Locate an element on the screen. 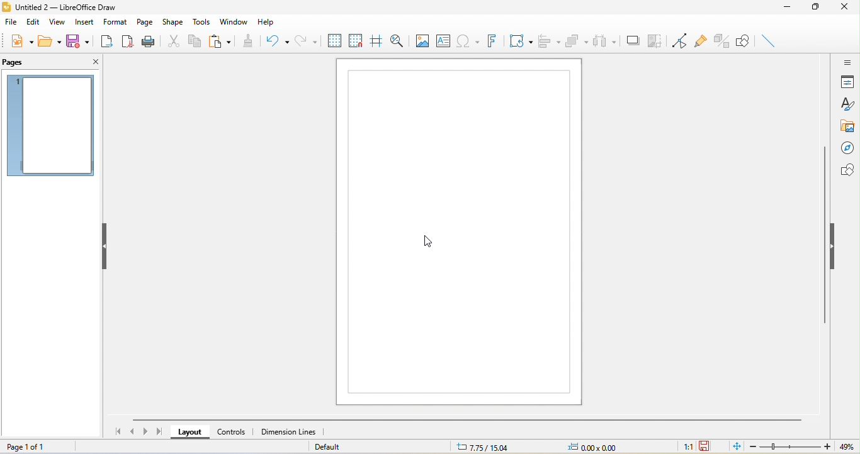 Image resolution: width=860 pixels, height=454 pixels. properties is located at coordinates (847, 83).